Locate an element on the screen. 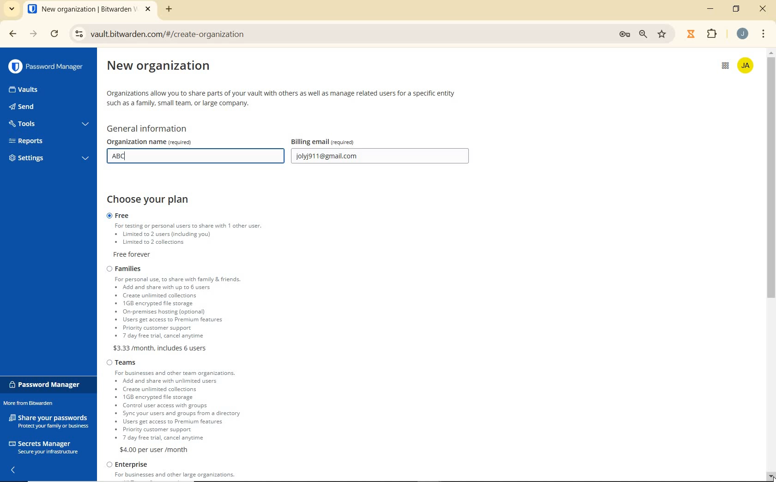 This screenshot has height=482, width=776. settings is located at coordinates (47, 159).